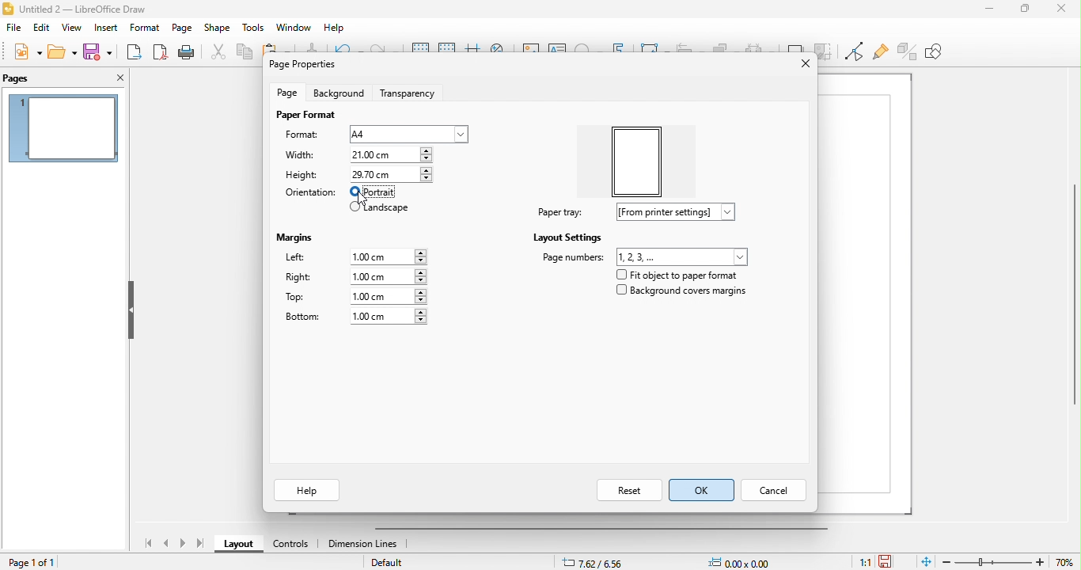  What do you see at coordinates (1019, 10) in the screenshot?
I see `maximize` at bounding box center [1019, 10].